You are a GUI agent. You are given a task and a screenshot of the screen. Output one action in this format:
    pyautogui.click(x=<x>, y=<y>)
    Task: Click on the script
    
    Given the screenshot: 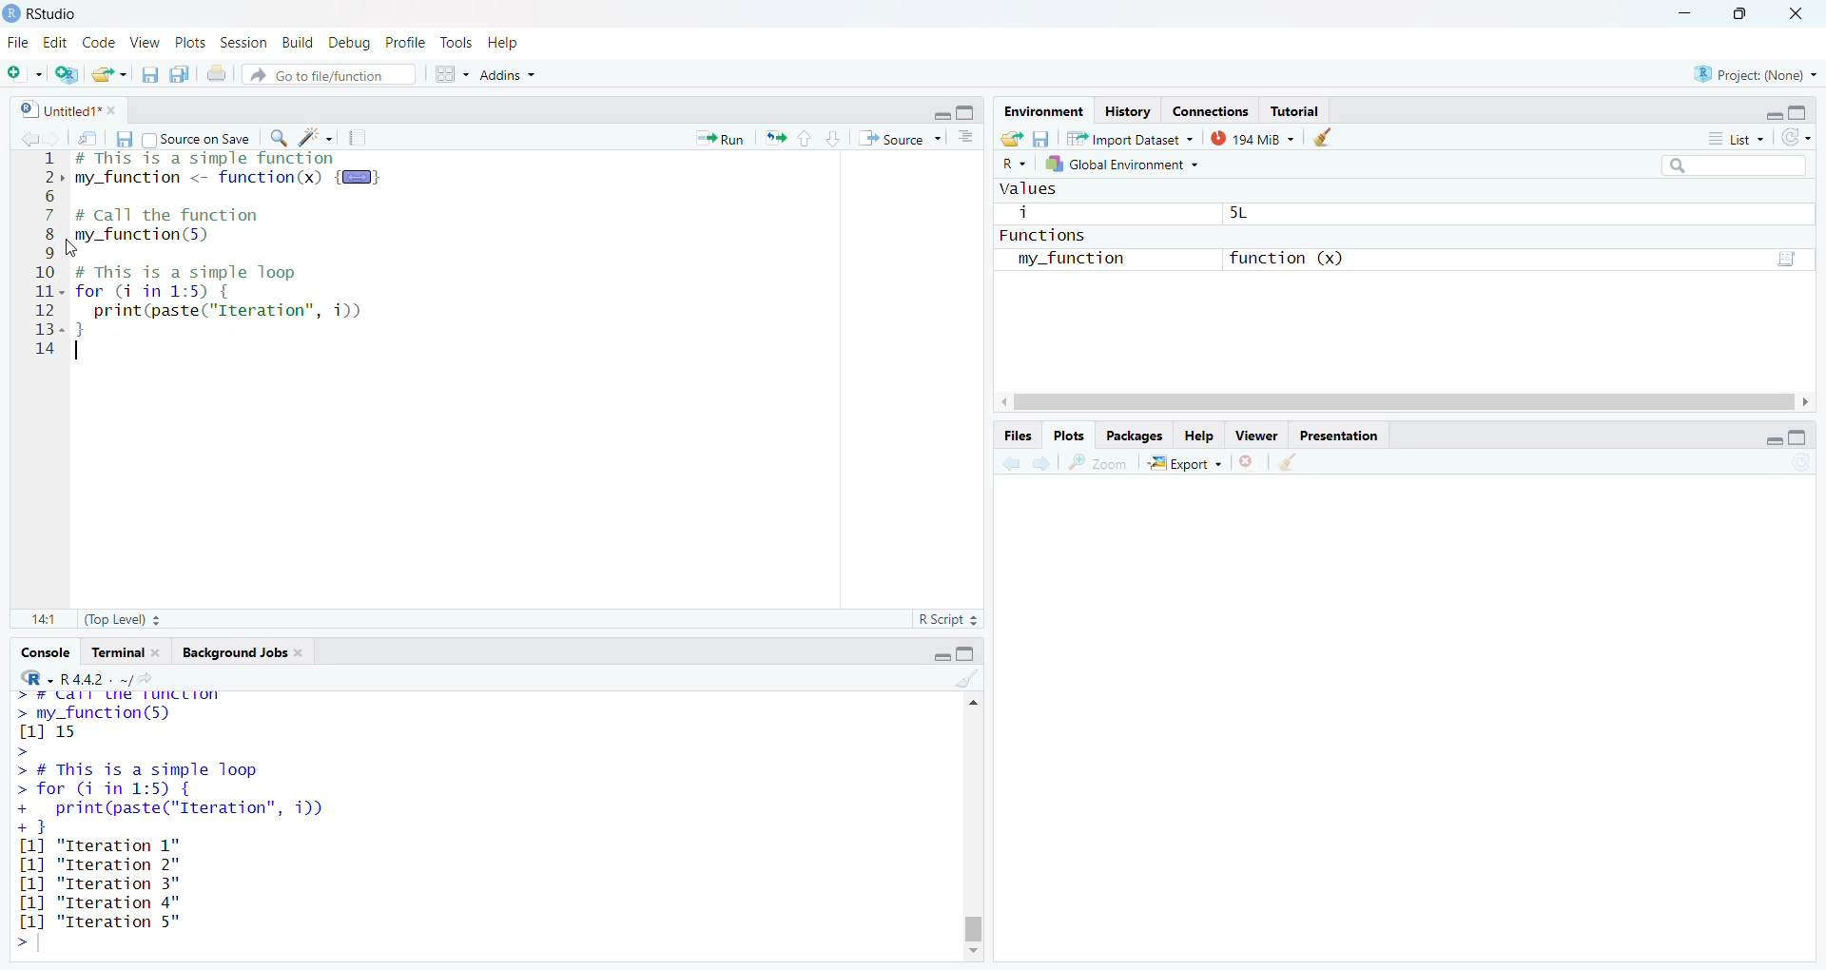 What is the action you would take?
    pyautogui.click(x=1790, y=256)
    